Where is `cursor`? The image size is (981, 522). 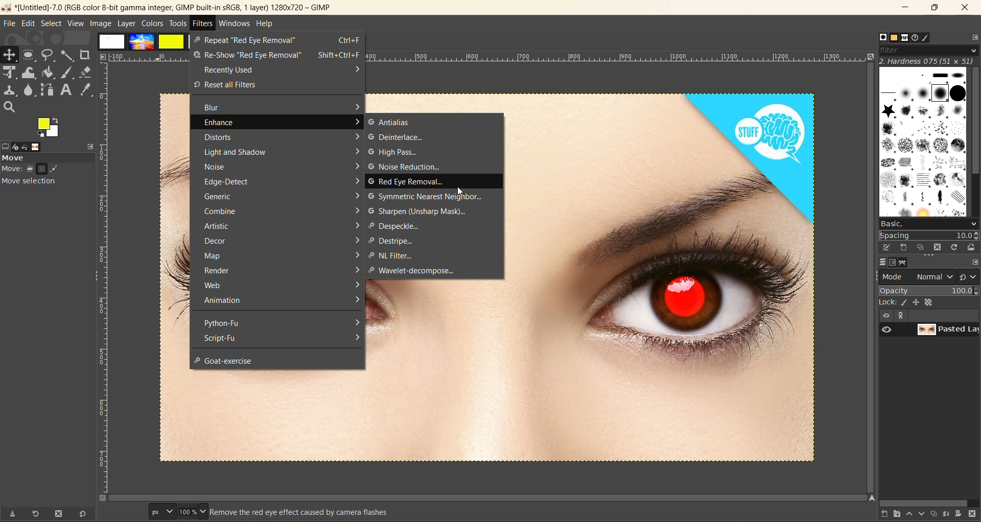 cursor is located at coordinates (460, 192).